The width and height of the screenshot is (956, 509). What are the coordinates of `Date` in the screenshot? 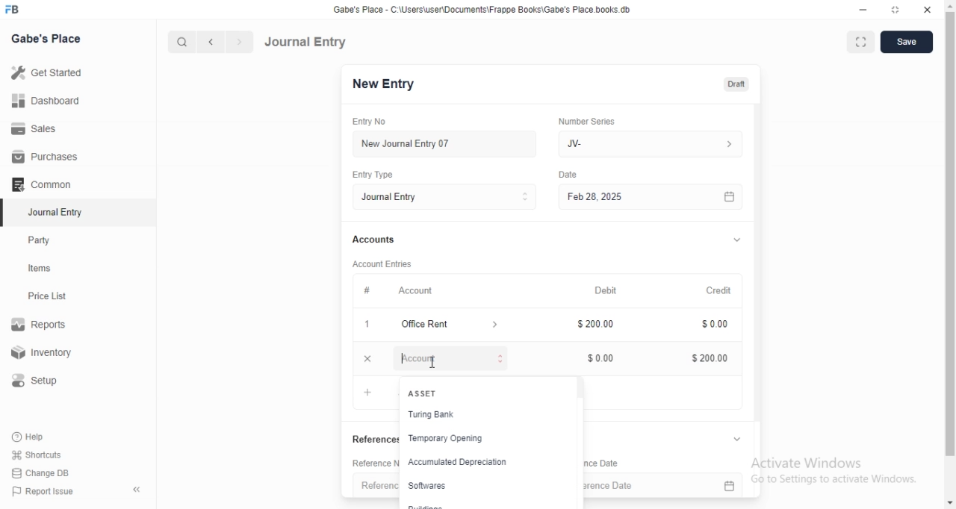 It's located at (575, 174).